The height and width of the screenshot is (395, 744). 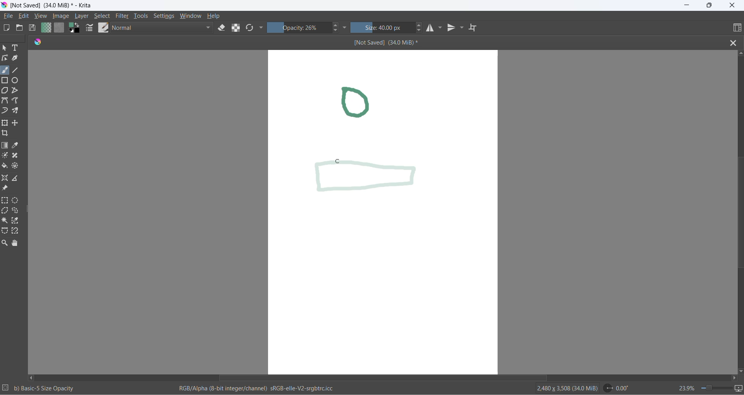 I want to click on measure the distance between two points, so click(x=18, y=178).